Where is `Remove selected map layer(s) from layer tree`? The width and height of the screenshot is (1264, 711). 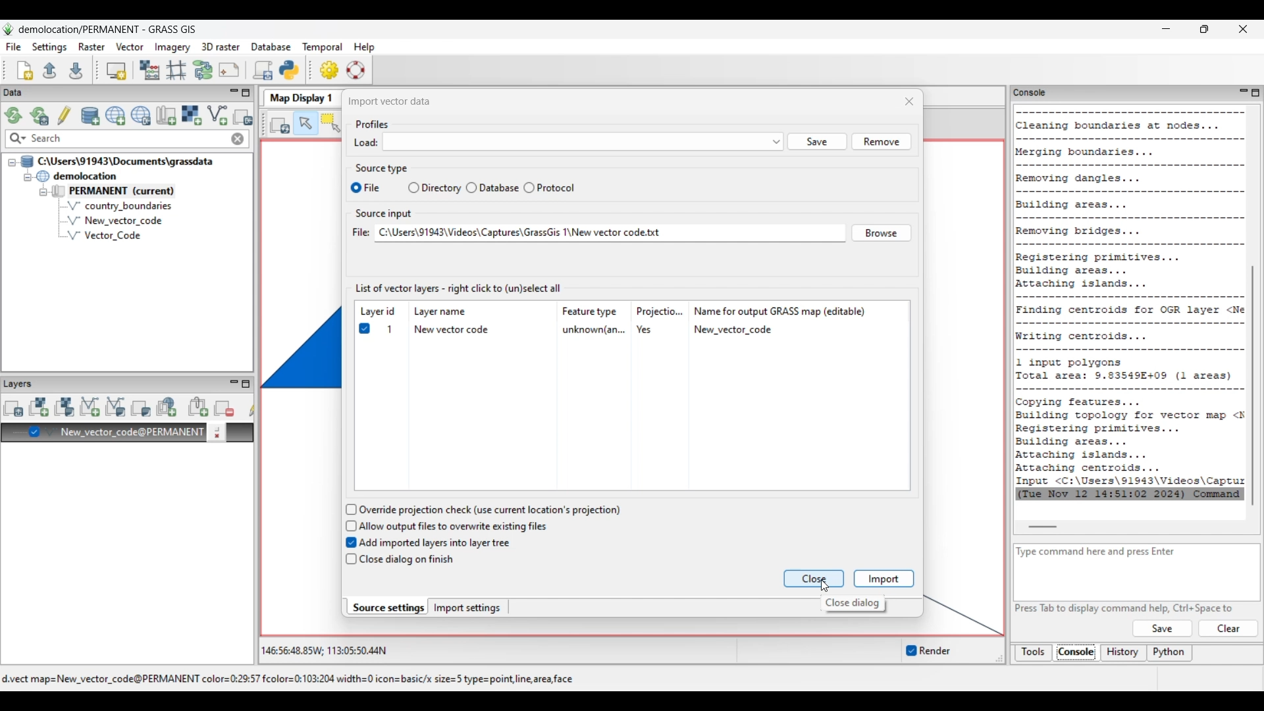 Remove selected map layer(s) from layer tree is located at coordinates (224, 408).